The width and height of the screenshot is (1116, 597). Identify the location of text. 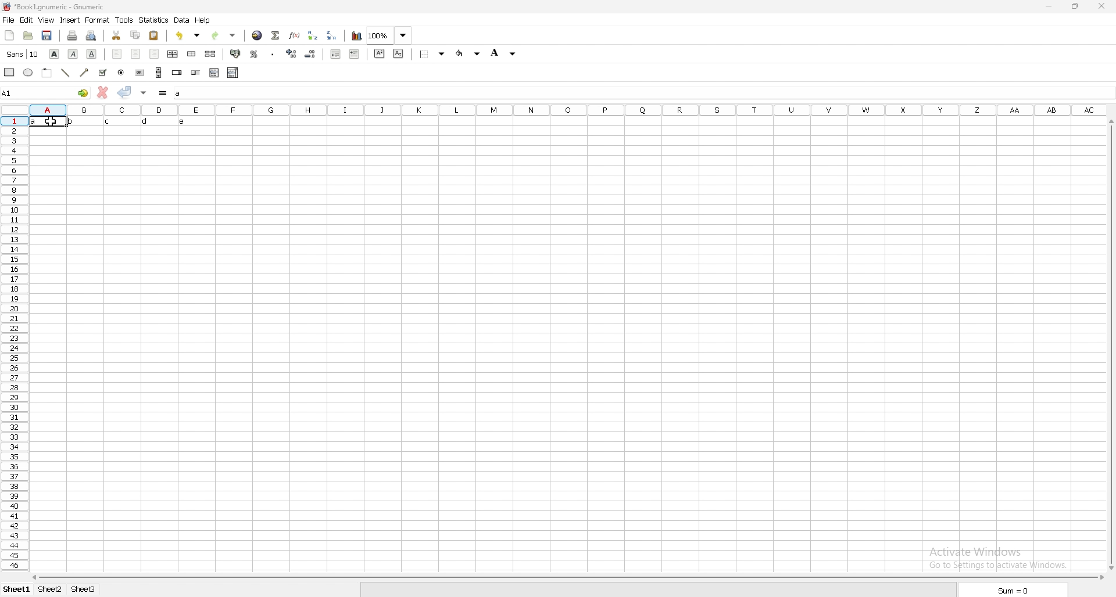
(116, 121).